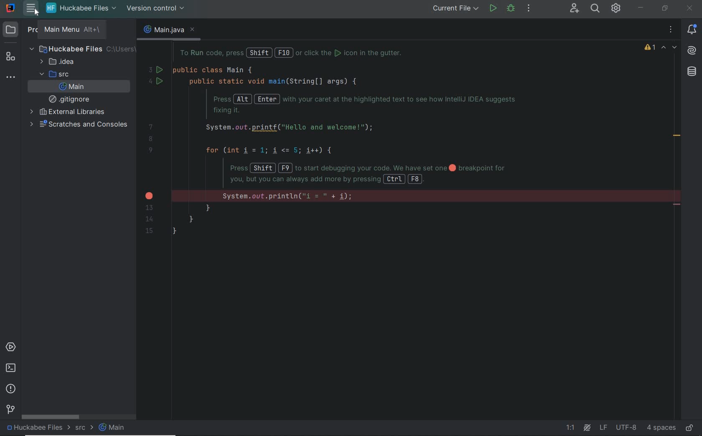 The height and width of the screenshot is (436, 702). I want to click on MINIMIZE, so click(641, 9).